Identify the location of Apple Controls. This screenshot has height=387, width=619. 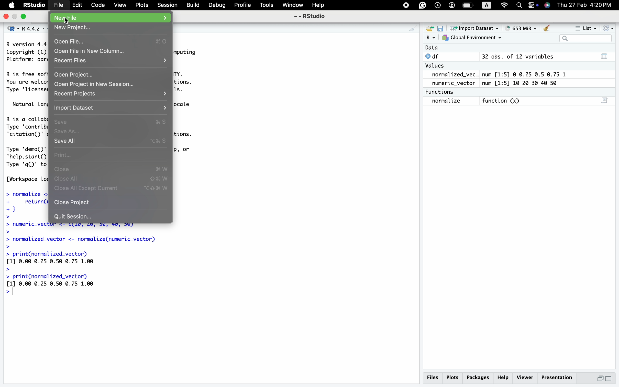
(474, 6).